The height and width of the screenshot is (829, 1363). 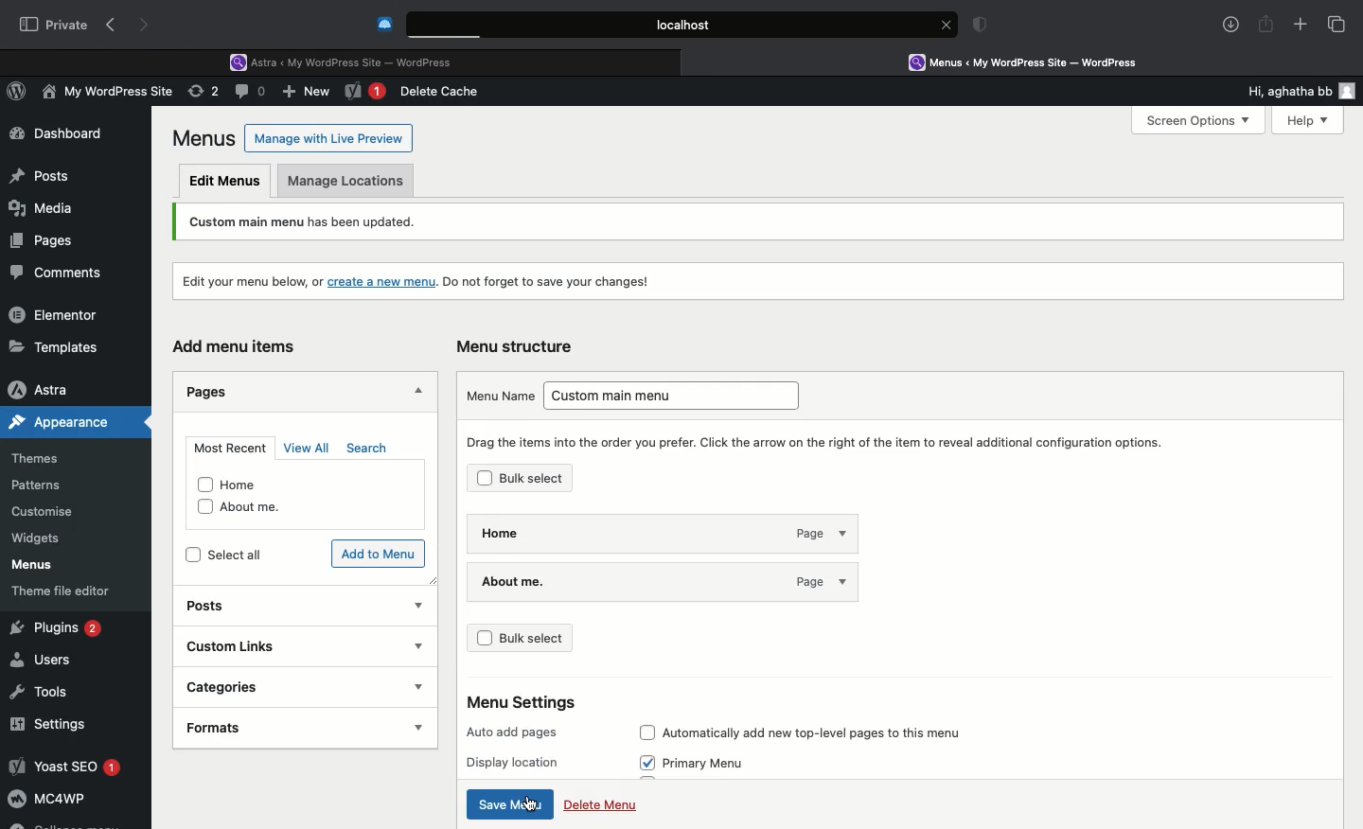 I want to click on Themes, so click(x=48, y=459).